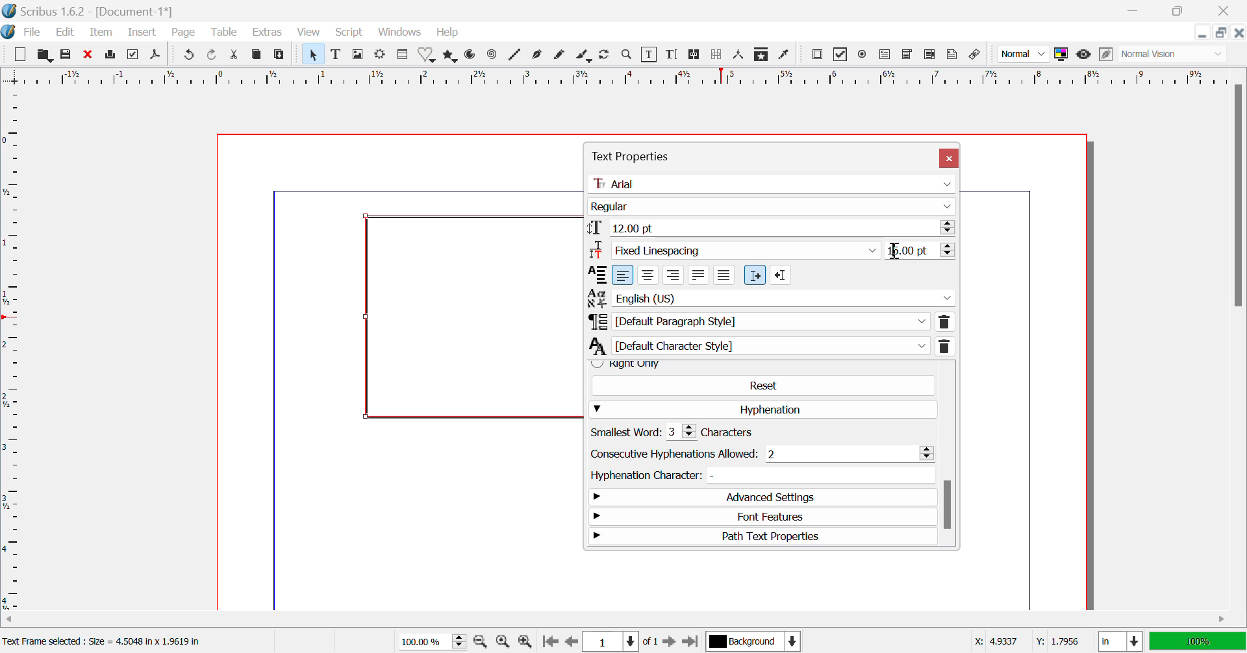 The height and width of the screenshot is (653, 1247). I want to click on Left to right paragraph, so click(755, 275).